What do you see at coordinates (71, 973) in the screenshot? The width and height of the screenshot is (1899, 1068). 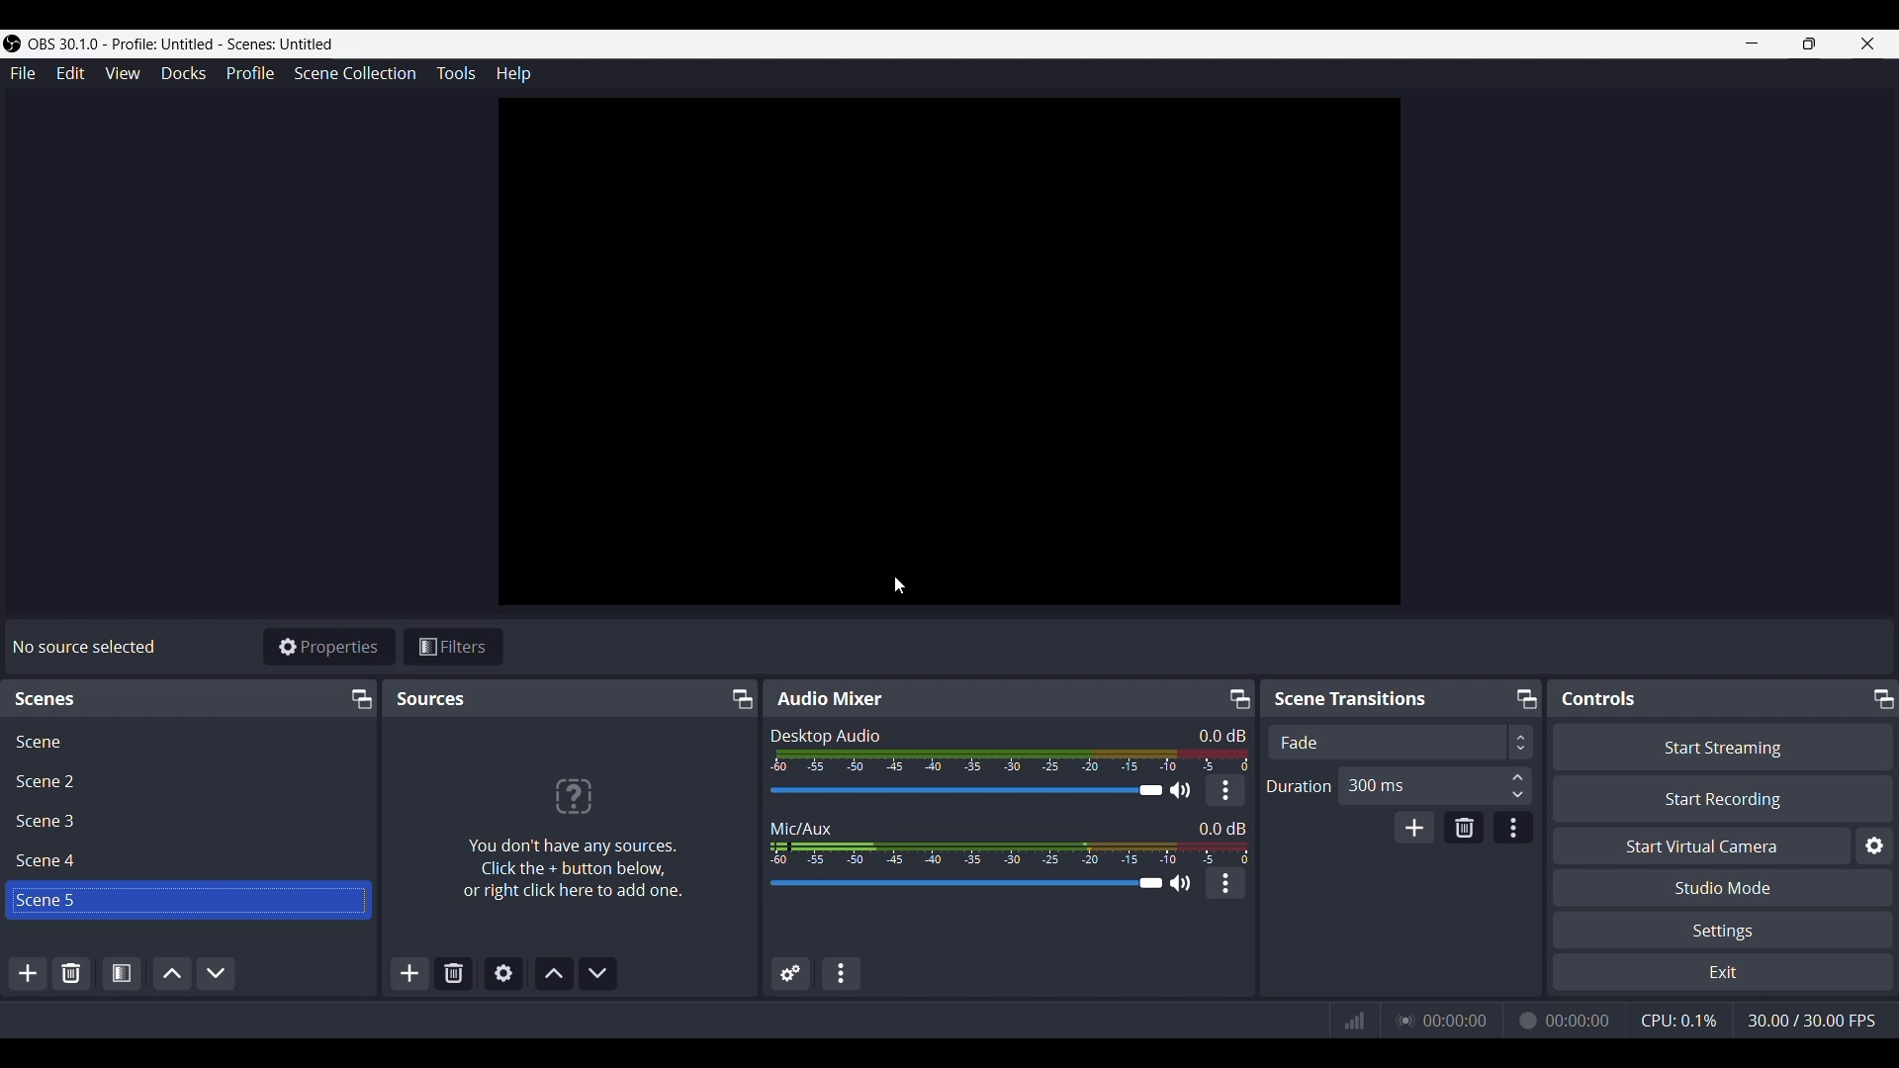 I see `Remove selected scene` at bounding box center [71, 973].